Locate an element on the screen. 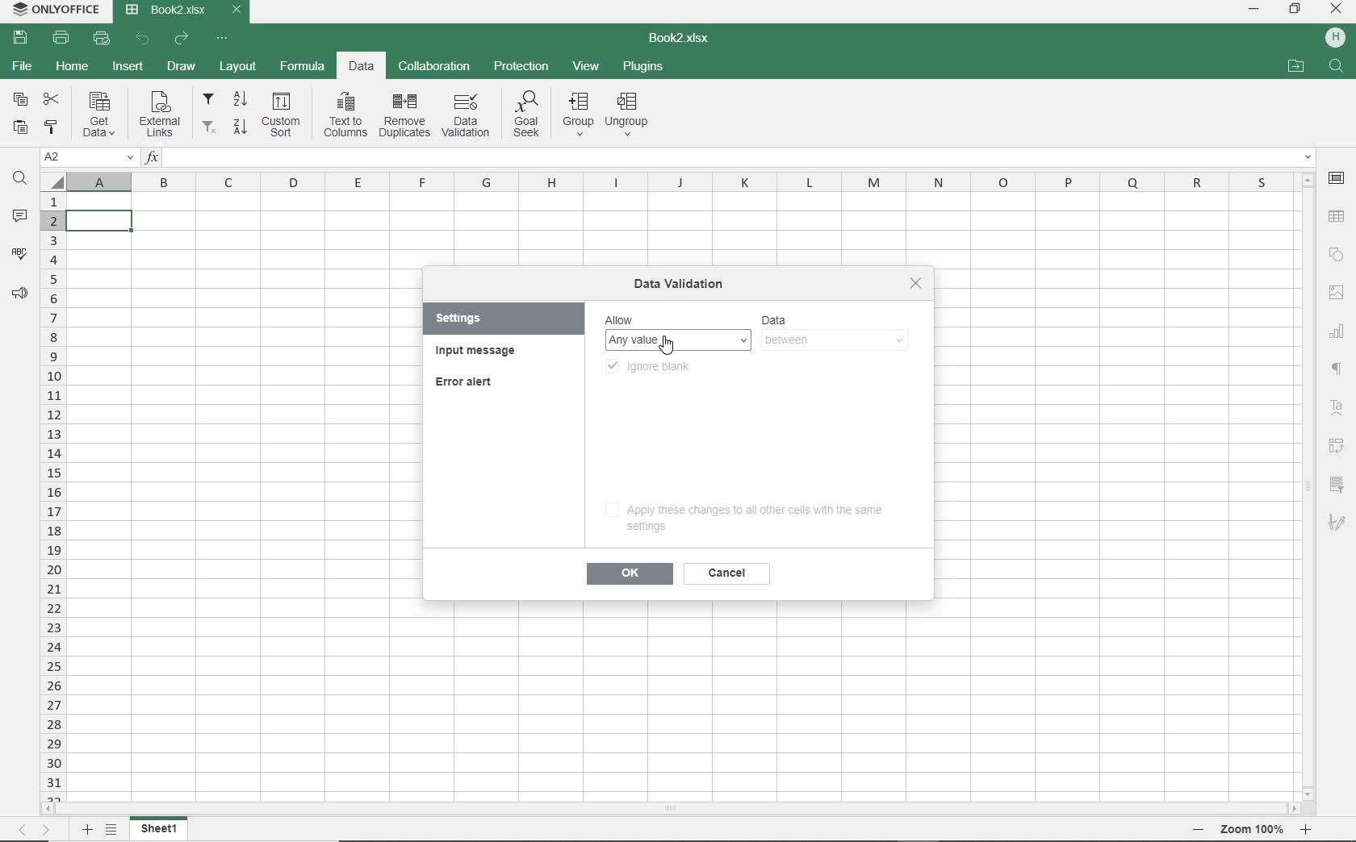 This screenshot has height=842, width=1356. COMMENTS is located at coordinates (18, 217).